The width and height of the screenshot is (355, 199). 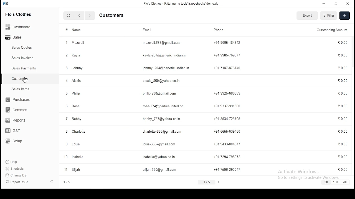 What do you see at coordinates (17, 176) in the screenshot?
I see `Change Db` at bounding box center [17, 176].